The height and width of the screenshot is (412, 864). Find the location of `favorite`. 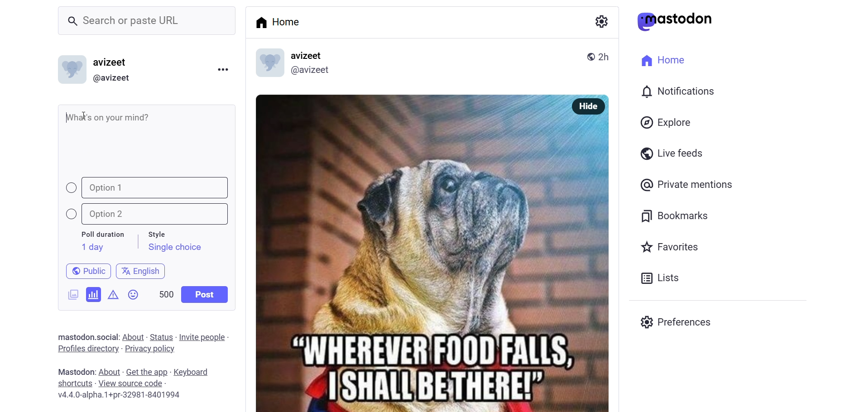

favorite is located at coordinates (668, 248).